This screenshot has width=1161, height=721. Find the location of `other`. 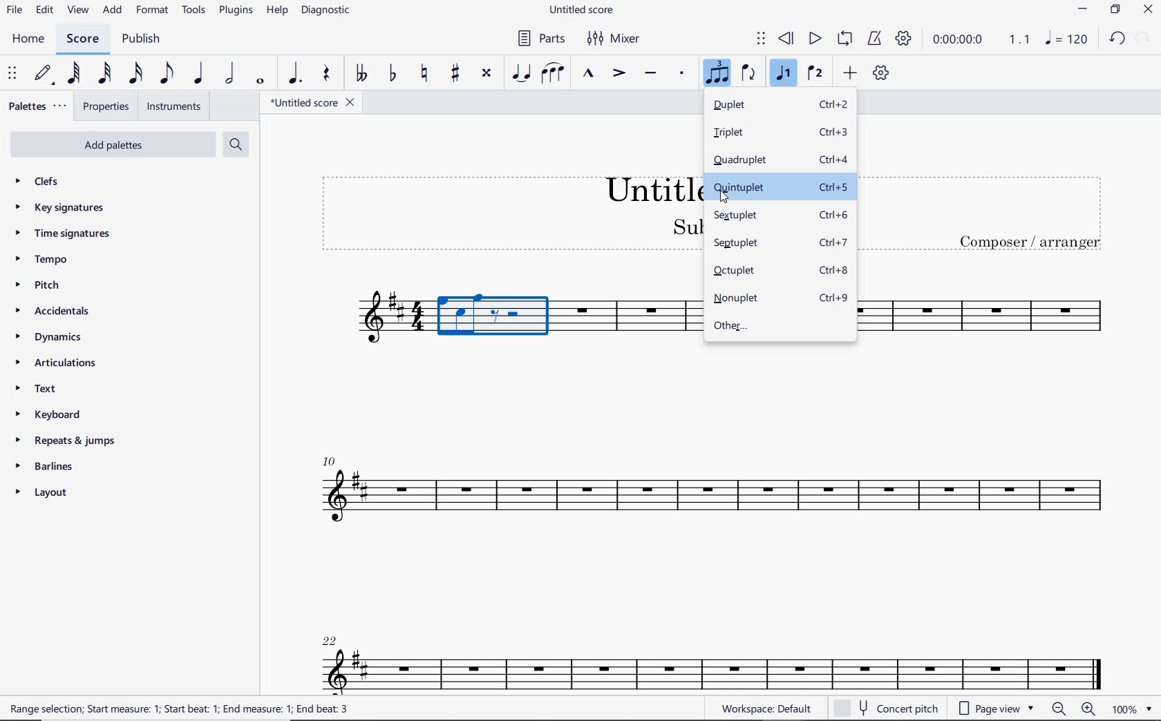

other is located at coordinates (777, 327).